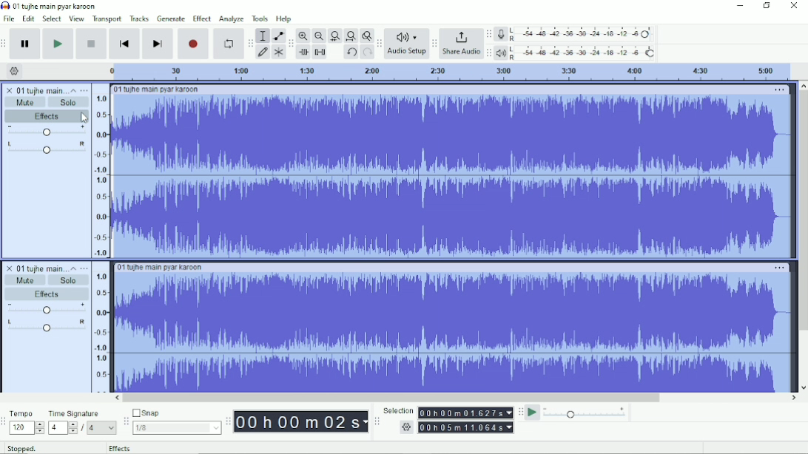 The width and height of the screenshot is (808, 454). I want to click on soud, so click(98, 175).